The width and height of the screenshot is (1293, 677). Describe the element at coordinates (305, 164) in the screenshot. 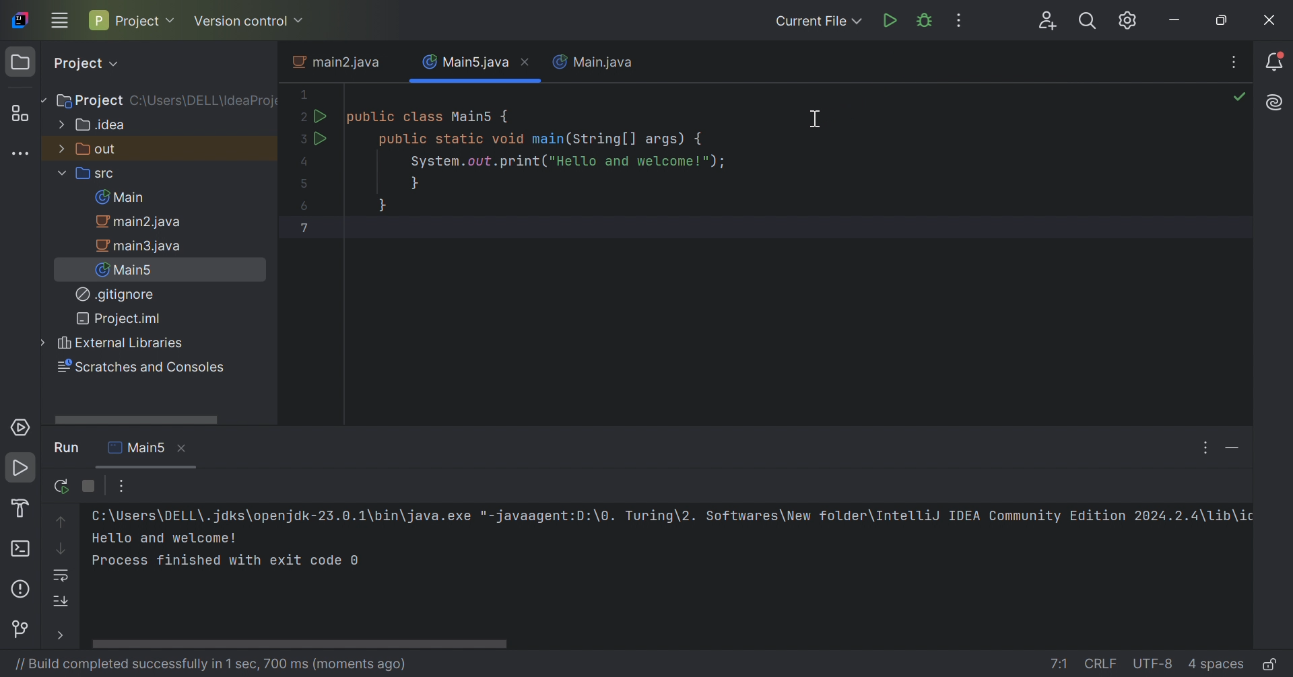

I see `4` at that location.